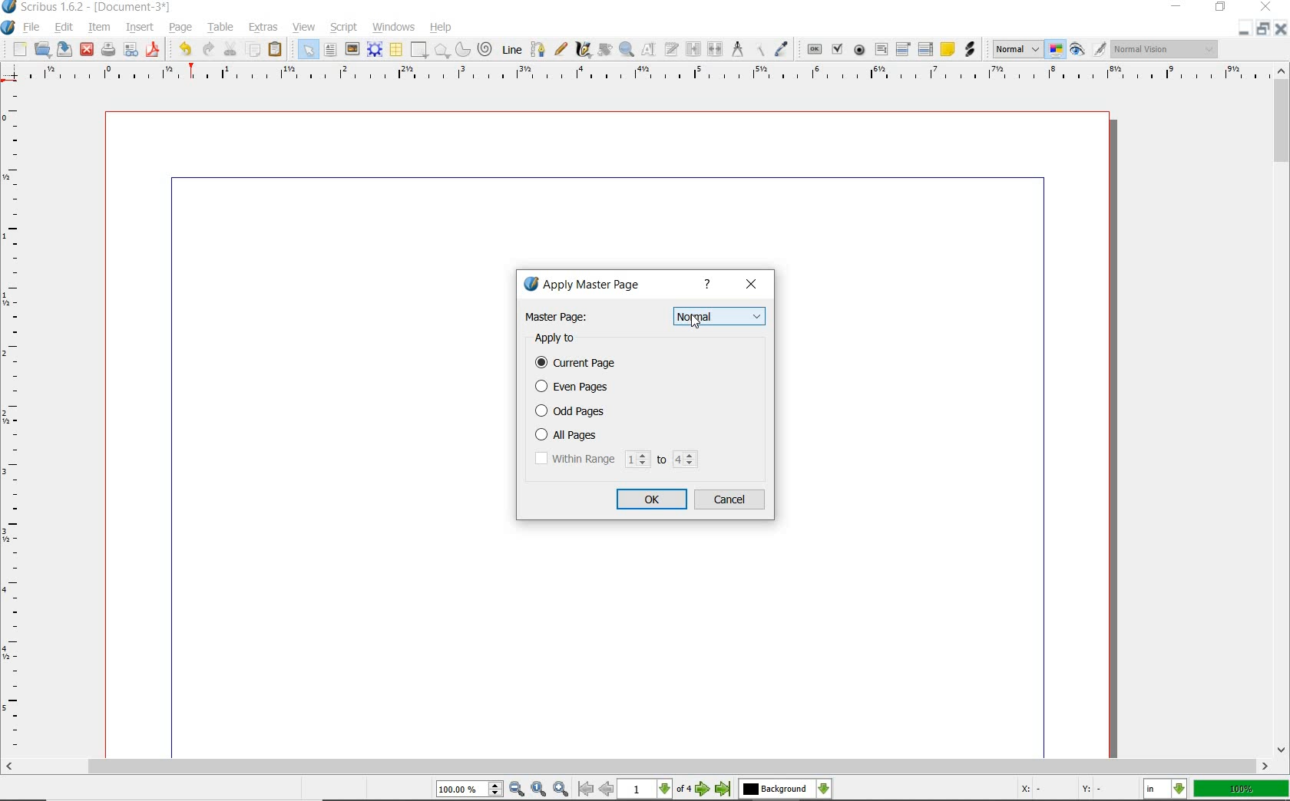  I want to click on preview mode, so click(1079, 49).